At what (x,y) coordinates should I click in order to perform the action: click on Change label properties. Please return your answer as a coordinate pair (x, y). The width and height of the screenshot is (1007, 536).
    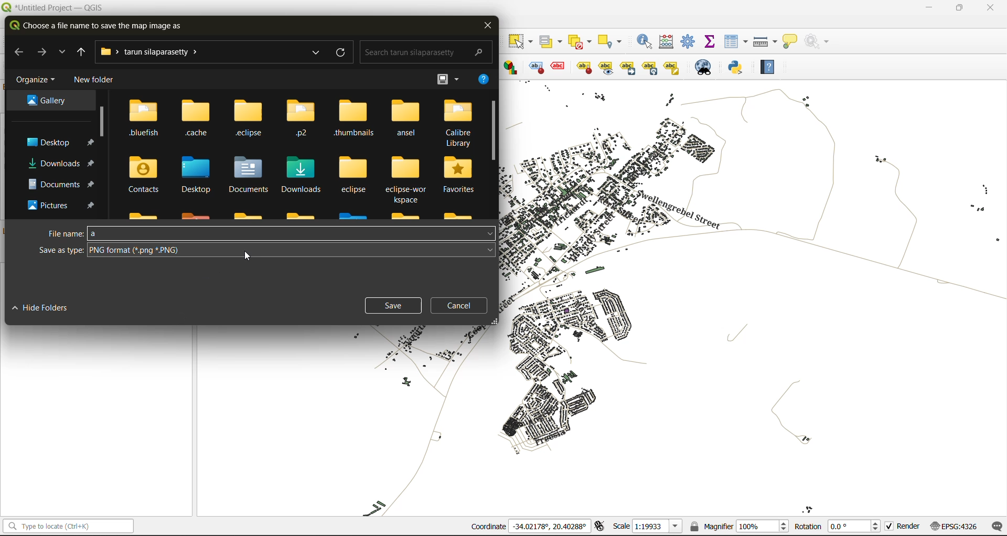
    Looking at the image, I should click on (672, 67).